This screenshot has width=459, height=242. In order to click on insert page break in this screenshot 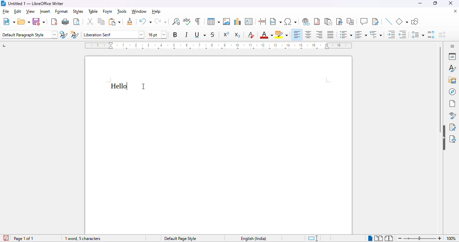, I will do `click(263, 22)`.